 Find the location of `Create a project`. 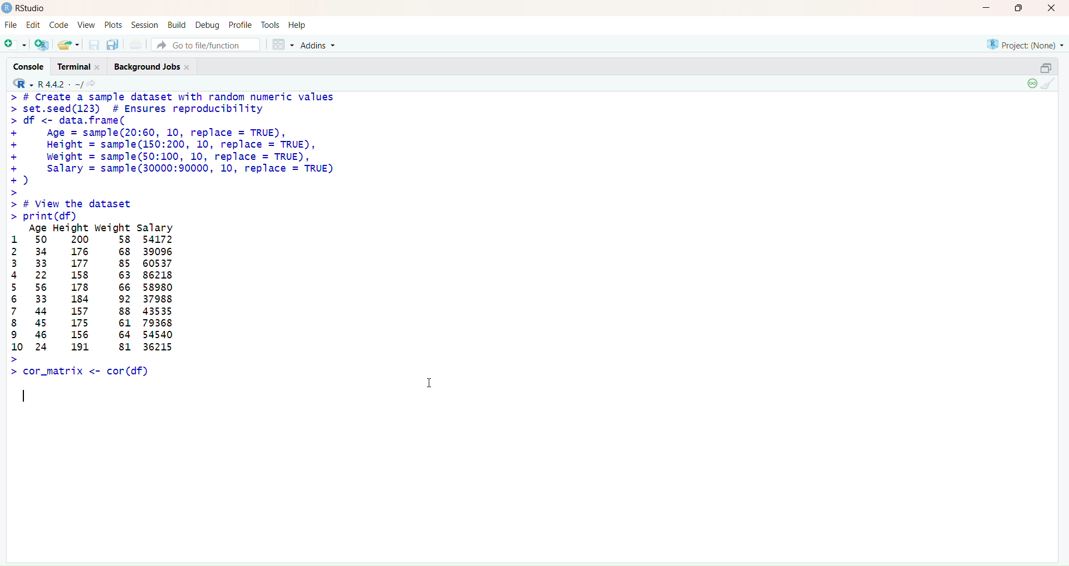

Create a project is located at coordinates (40, 43).